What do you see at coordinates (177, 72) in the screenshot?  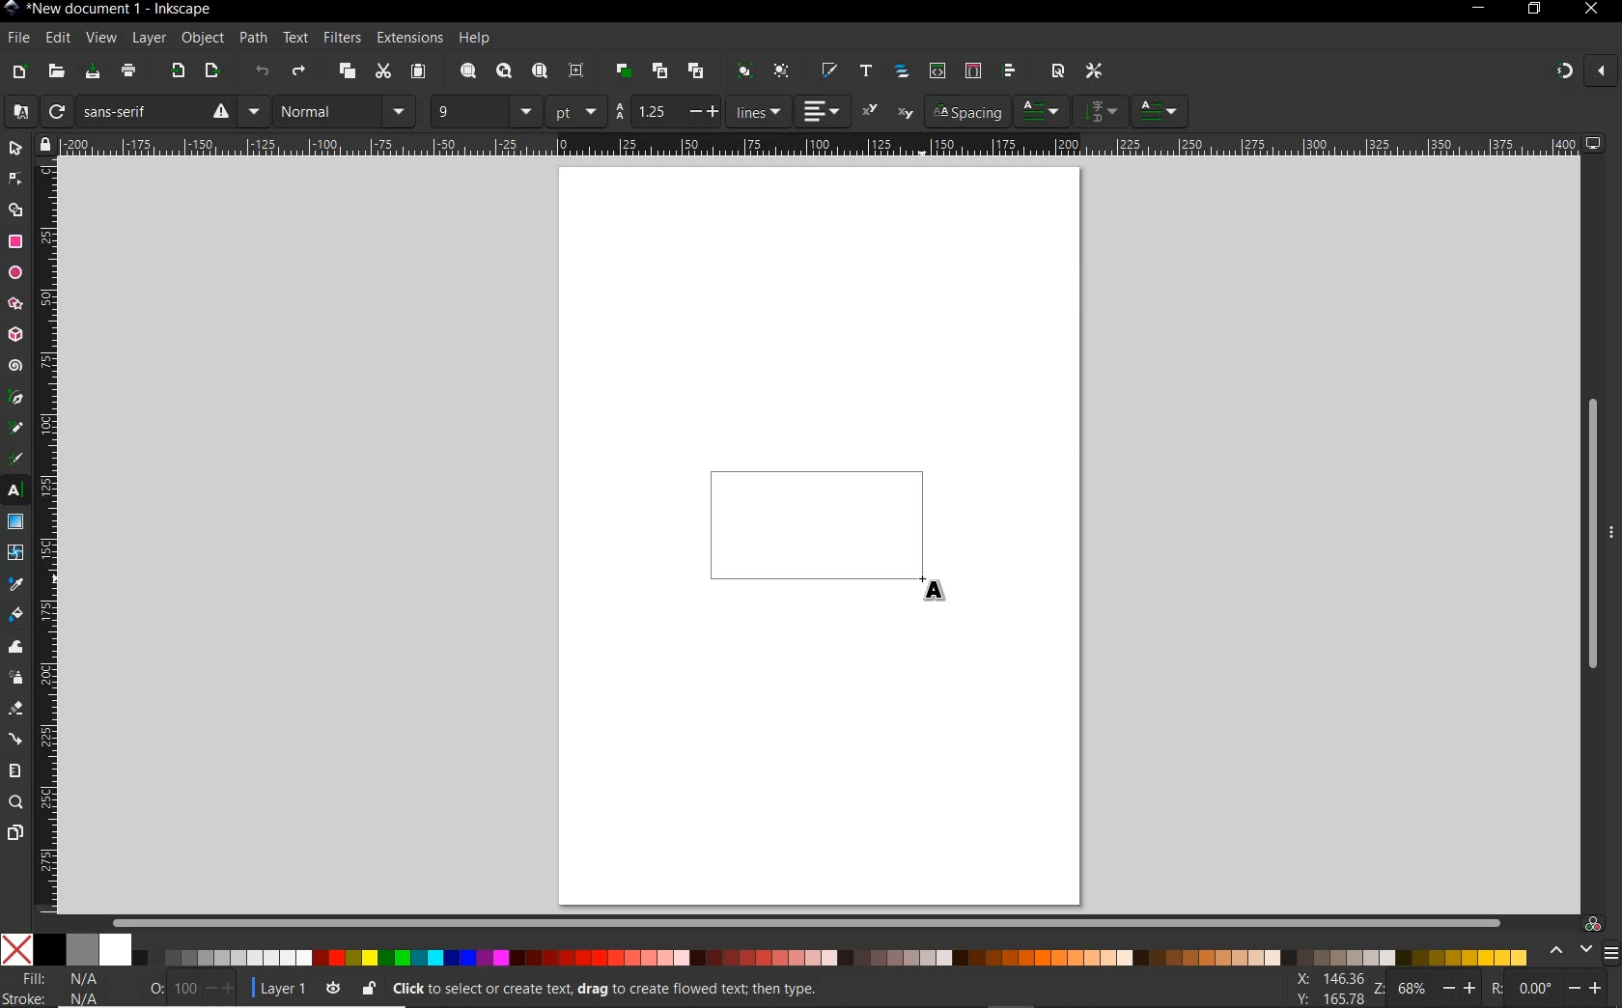 I see `import` at bounding box center [177, 72].